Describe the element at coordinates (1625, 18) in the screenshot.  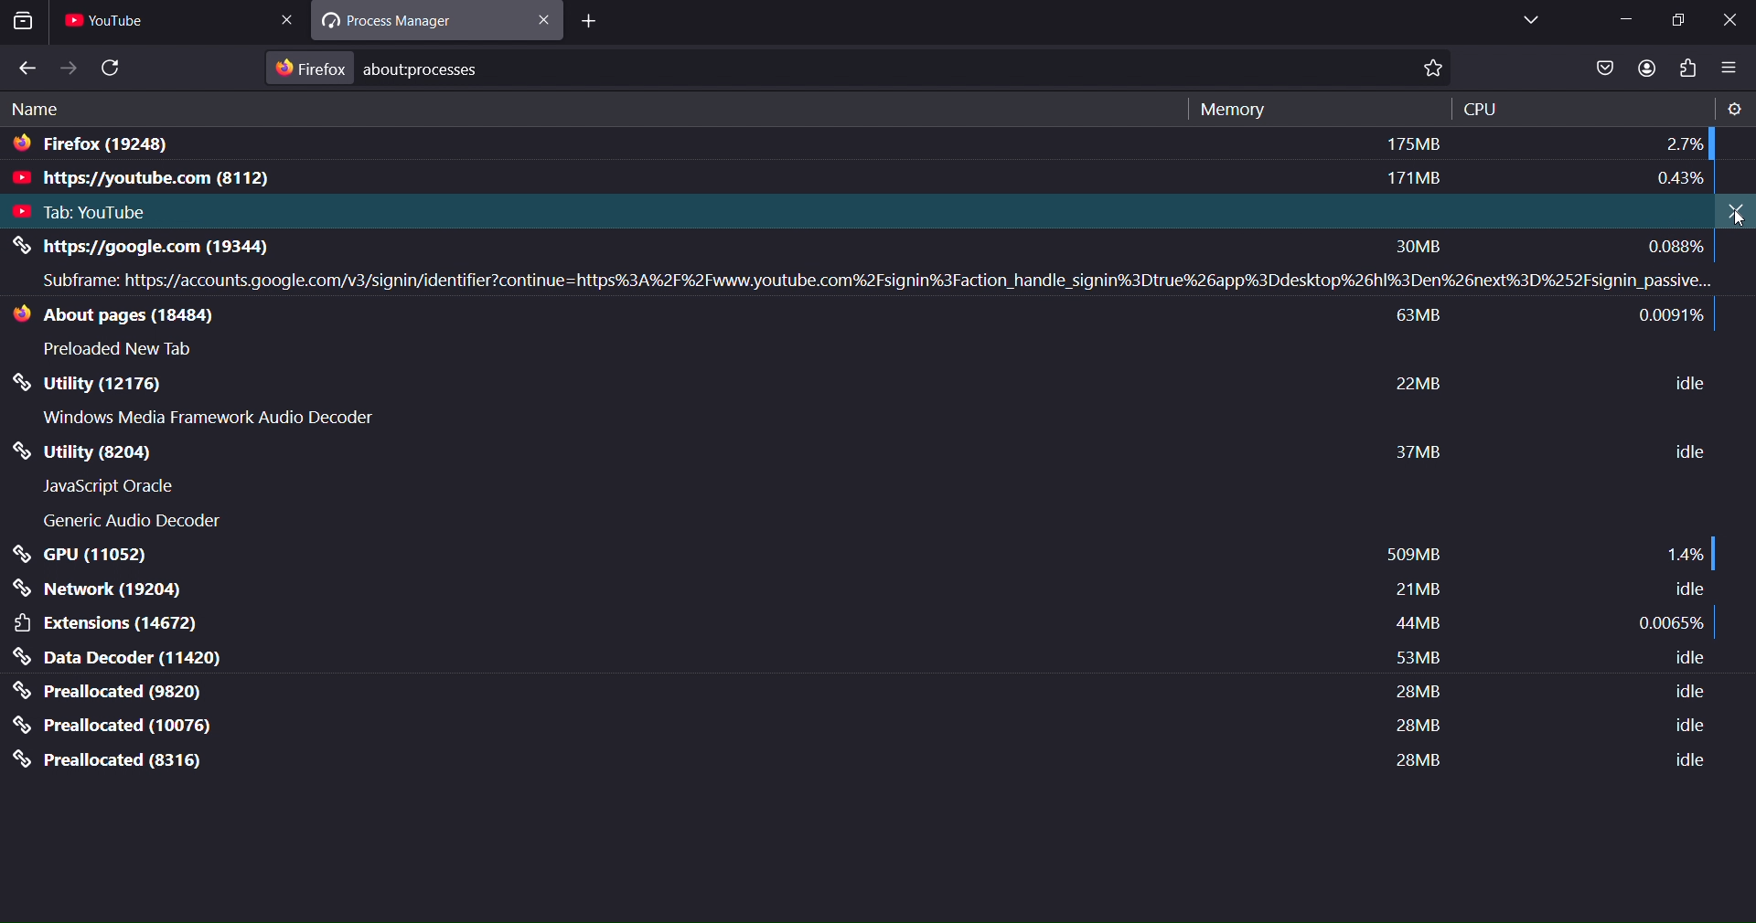
I see `minimize` at that location.